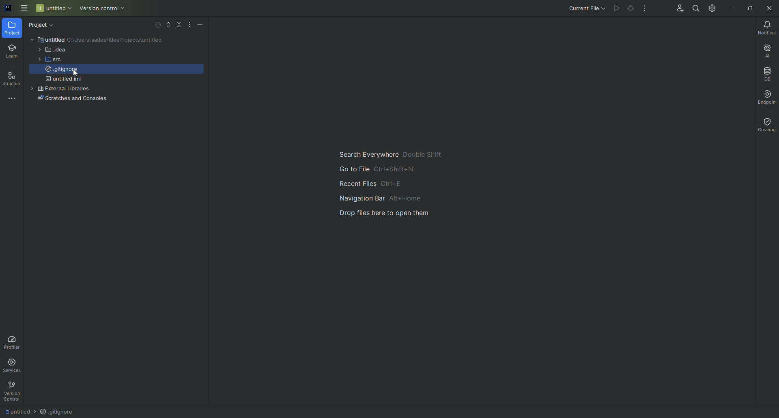 This screenshot has height=418, width=779. What do you see at coordinates (77, 75) in the screenshot?
I see `Pointer` at bounding box center [77, 75].